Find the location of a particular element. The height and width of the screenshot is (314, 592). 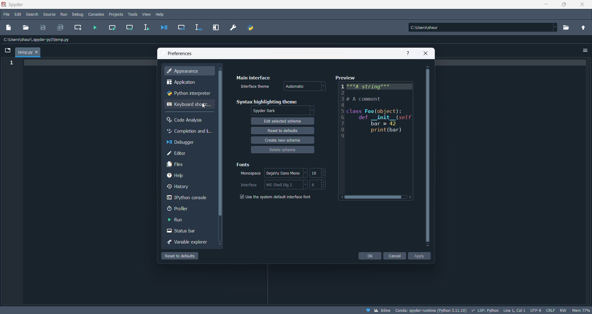

use system default checkbox is located at coordinates (280, 199).